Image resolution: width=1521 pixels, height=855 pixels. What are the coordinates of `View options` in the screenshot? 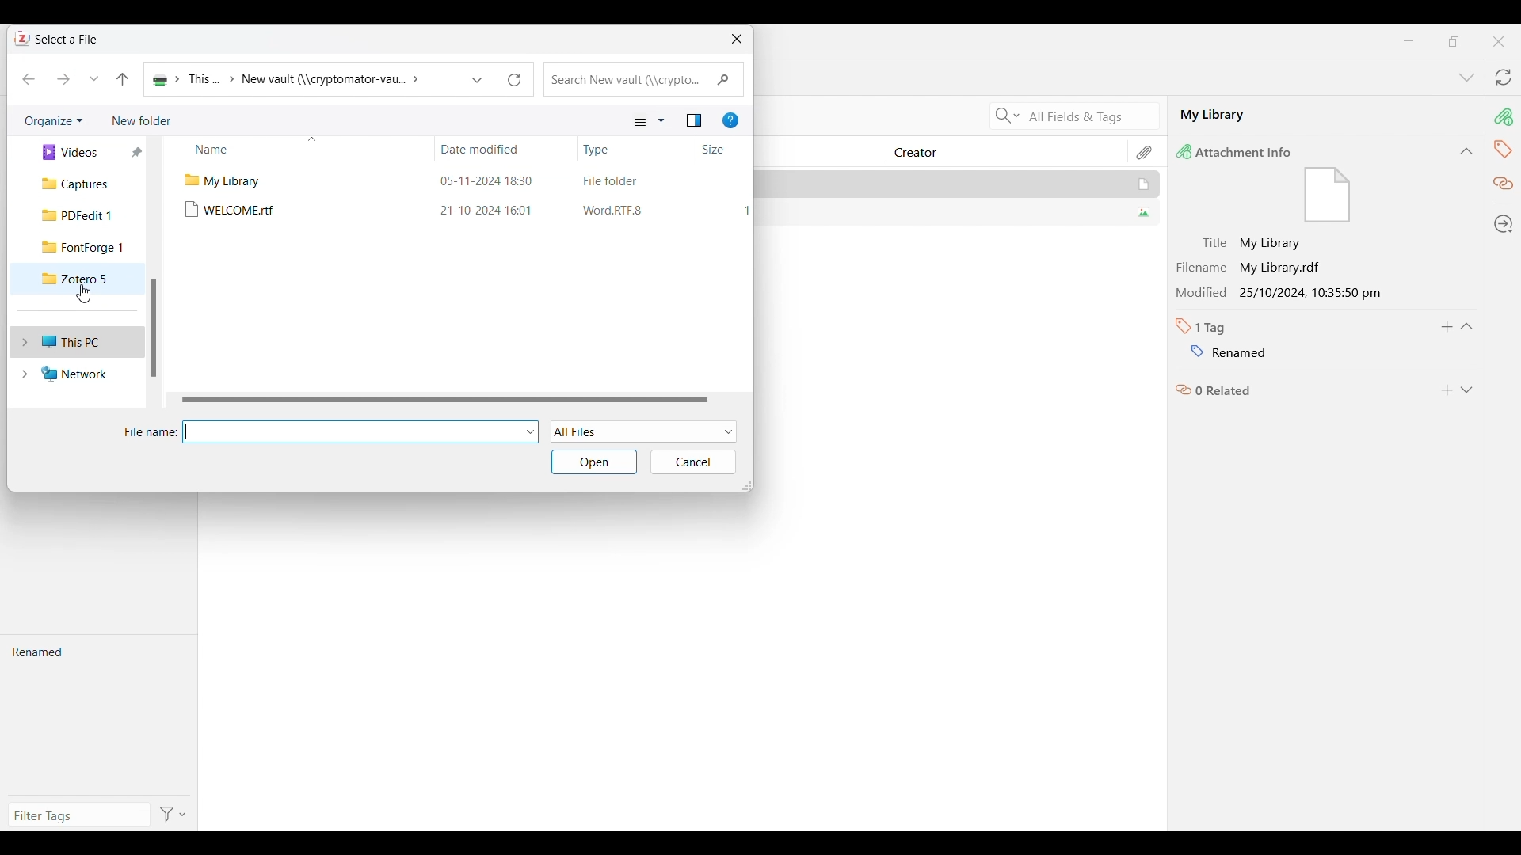 It's located at (660, 120).